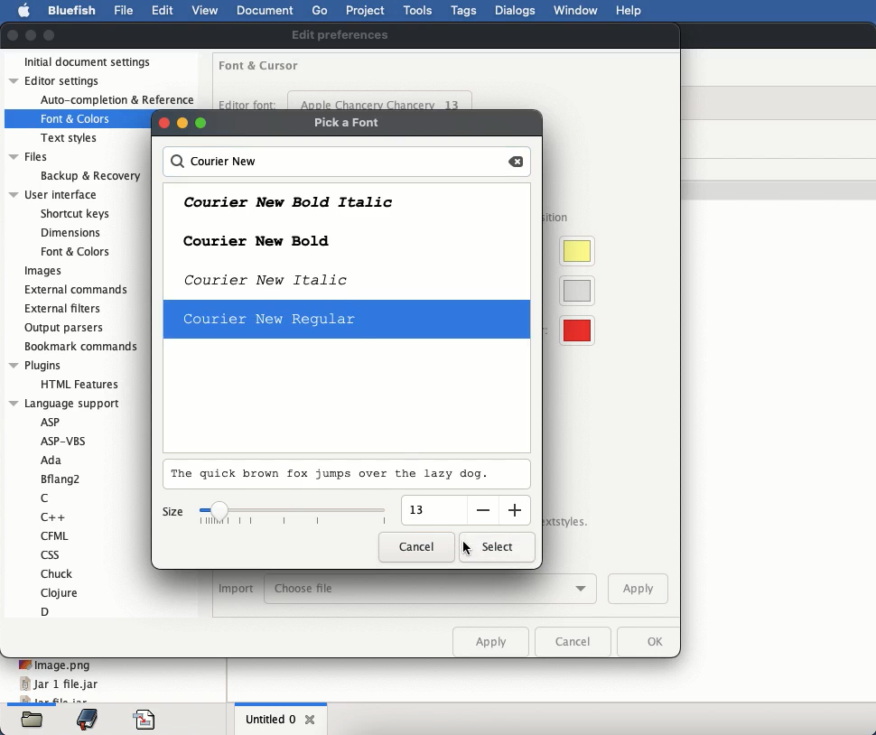 The height and width of the screenshot is (735, 876). Describe the element at coordinates (98, 90) in the screenshot. I see `editor settings` at that location.